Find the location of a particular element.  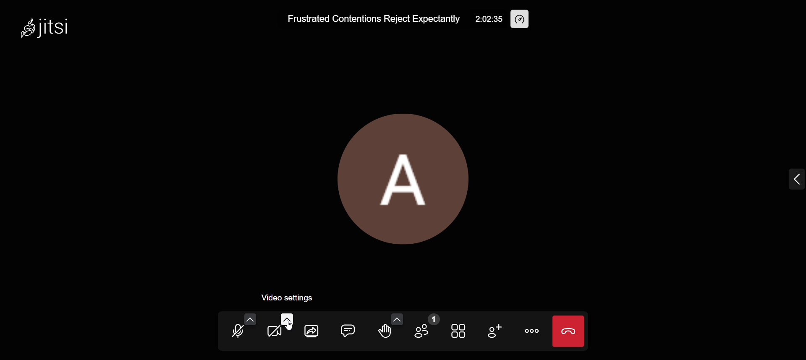

raise hand is located at coordinates (385, 333).